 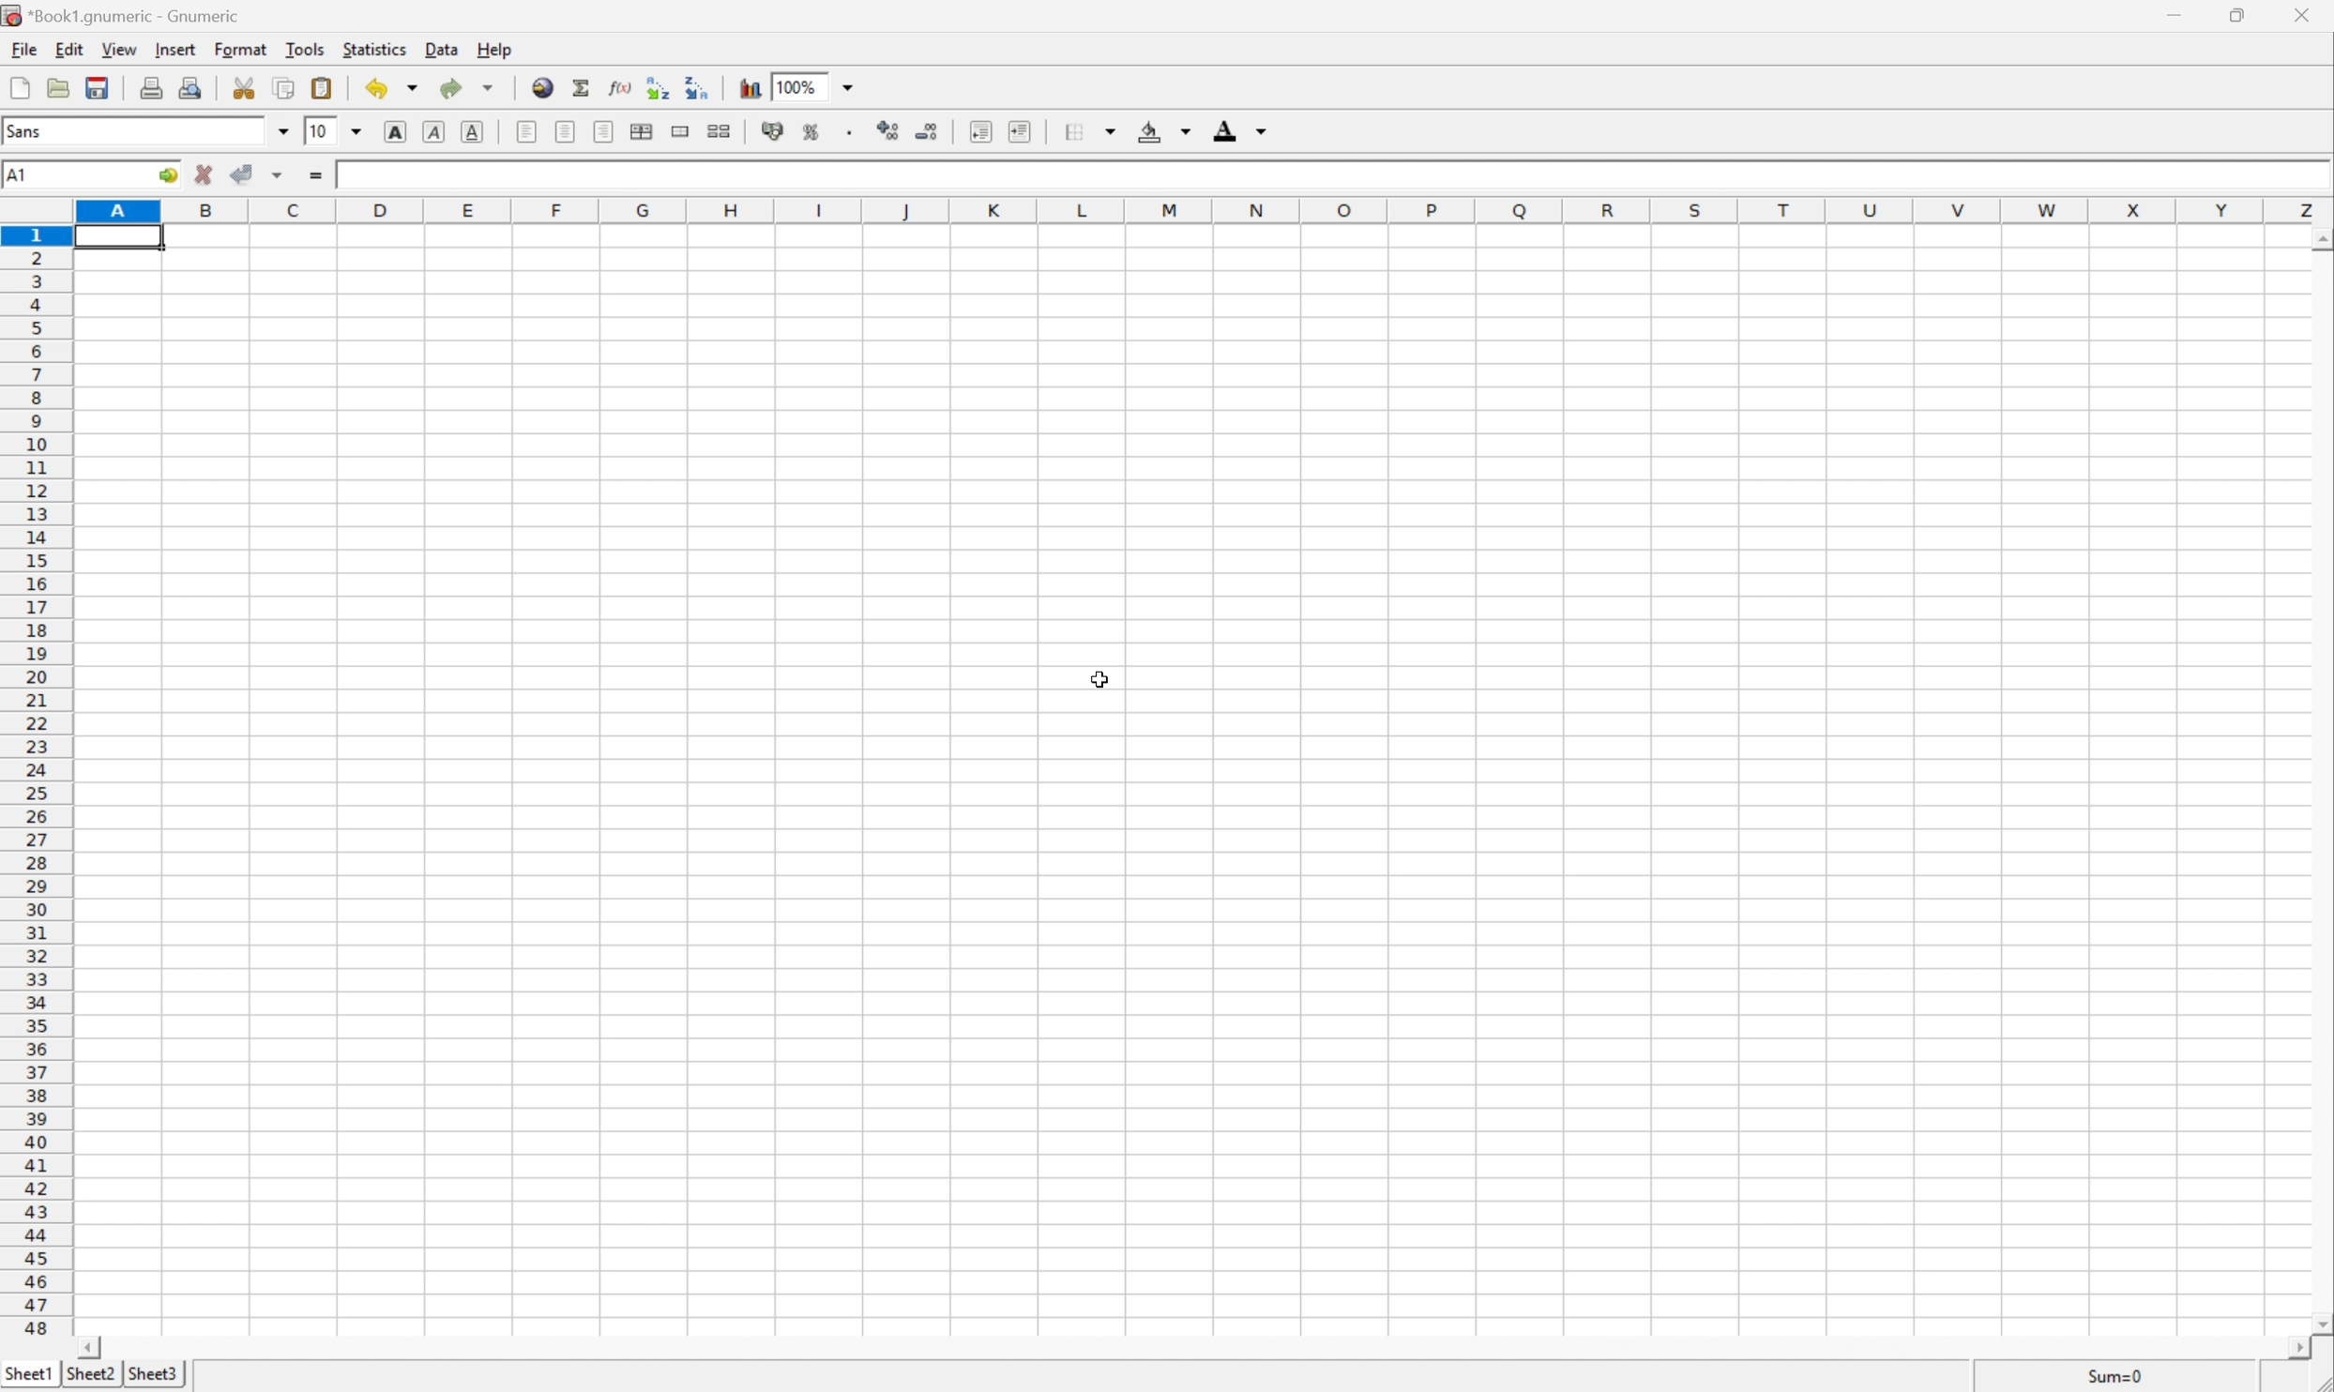 I want to click on Close, so click(x=2300, y=15).